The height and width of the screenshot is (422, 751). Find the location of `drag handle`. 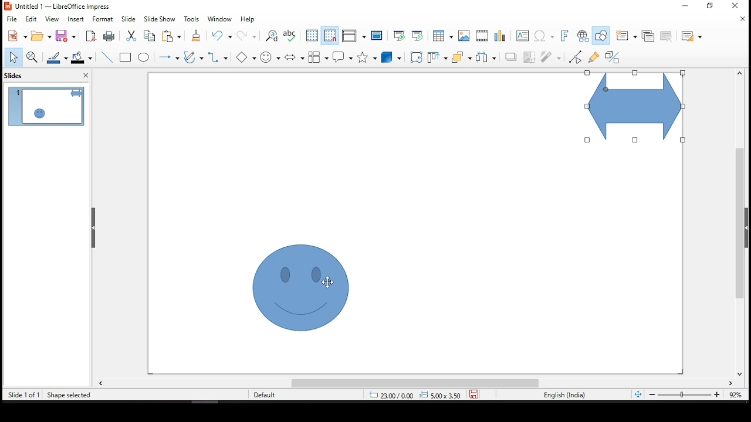

drag handle is located at coordinates (94, 228).